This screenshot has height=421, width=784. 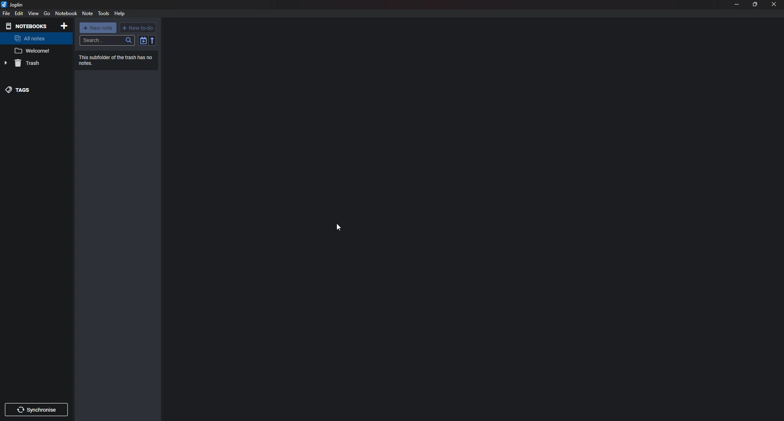 What do you see at coordinates (107, 40) in the screenshot?
I see `Search` at bounding box center [107, 40].